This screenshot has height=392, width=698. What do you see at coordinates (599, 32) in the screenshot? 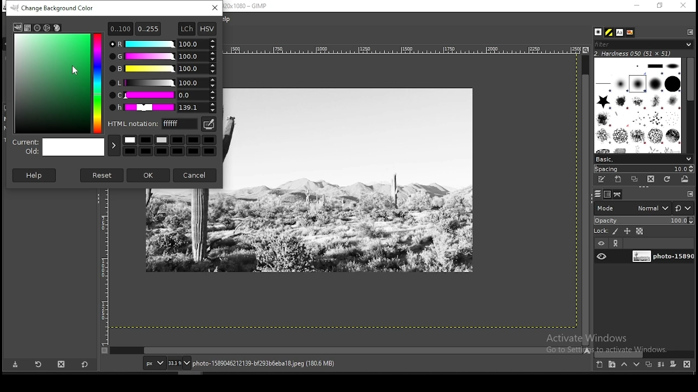
I see `brushes` at bounding box center [599, 32].